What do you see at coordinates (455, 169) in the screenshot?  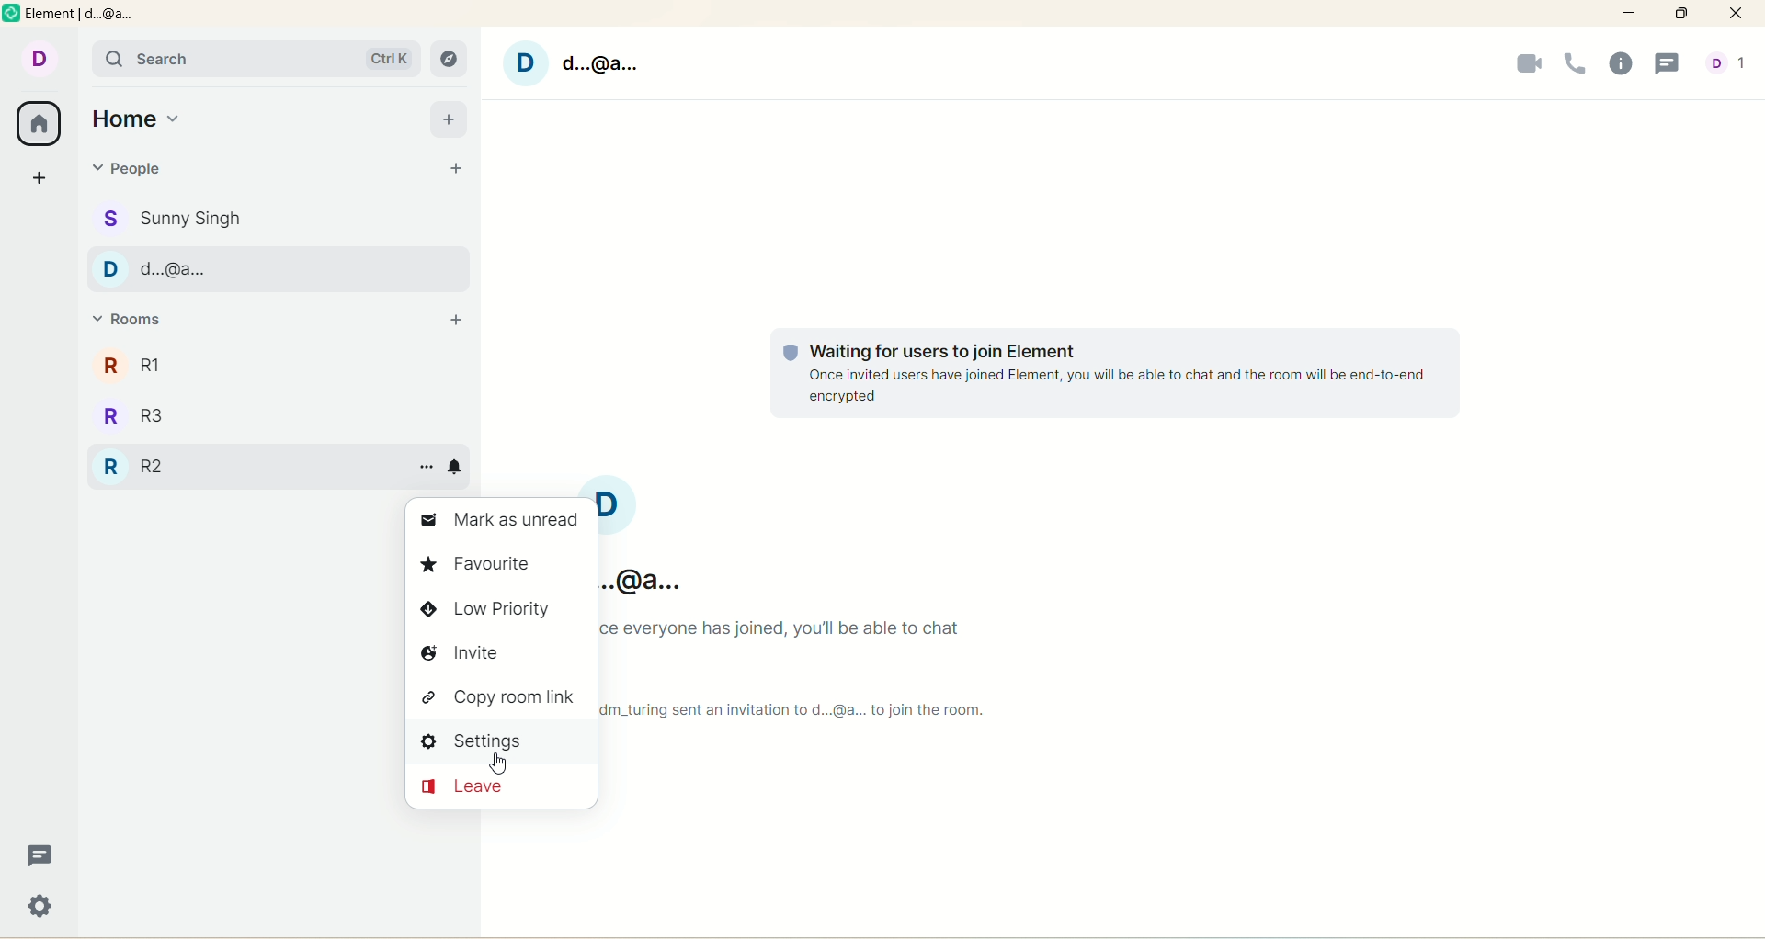 I see `start chat` at bounding box center [455, 169].